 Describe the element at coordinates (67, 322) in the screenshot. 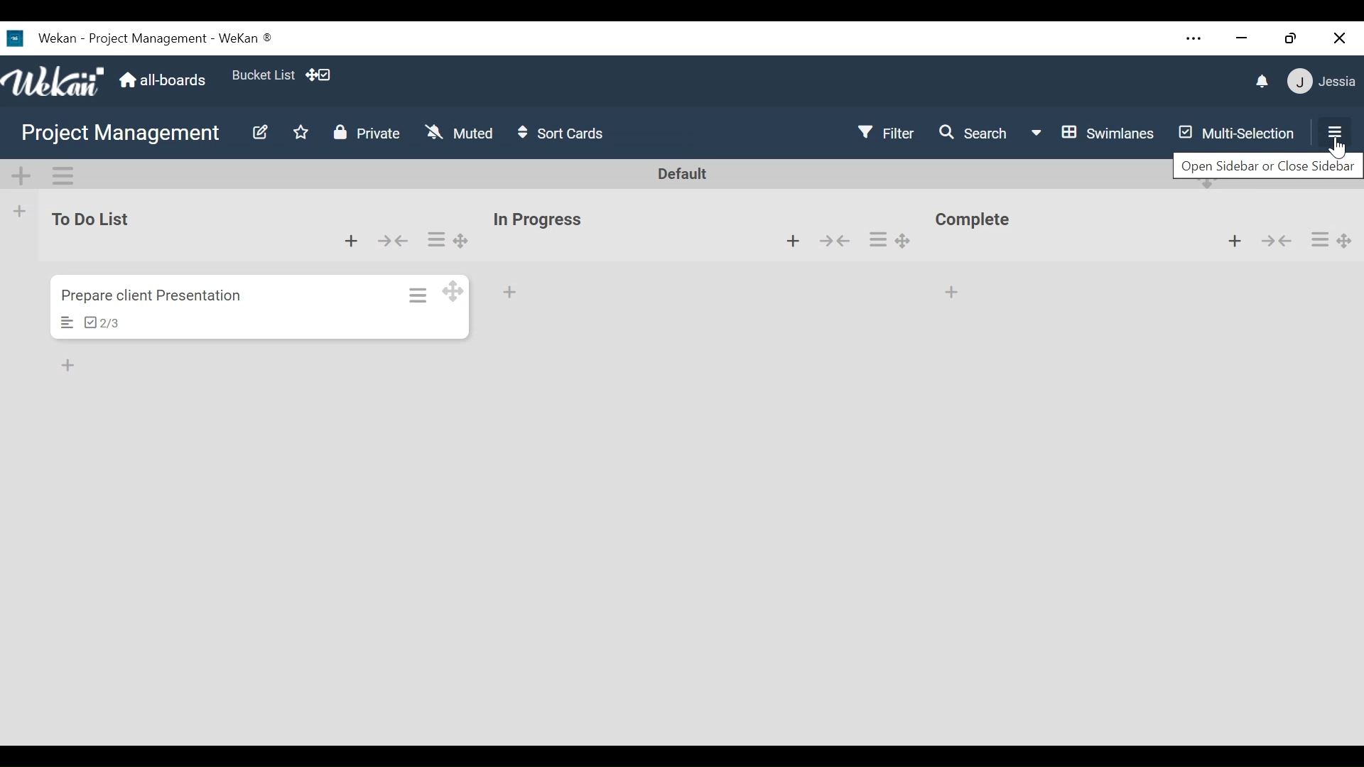

I see `Card description` at that location.